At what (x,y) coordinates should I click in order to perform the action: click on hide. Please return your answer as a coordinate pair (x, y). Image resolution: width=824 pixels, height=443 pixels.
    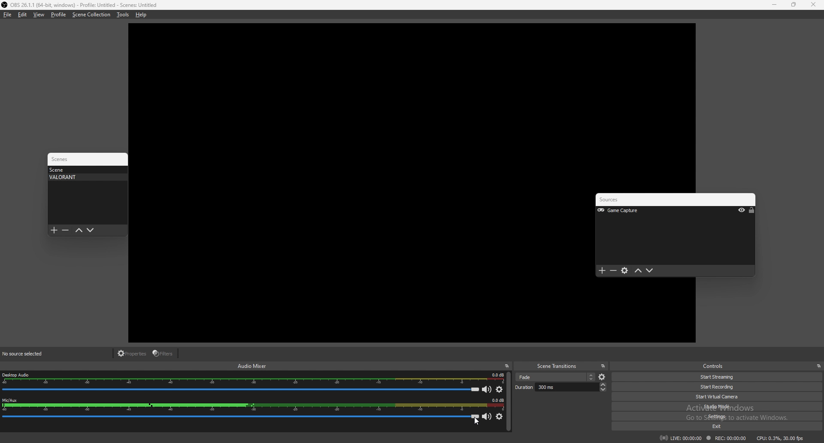
    Looking at the image, I should click on (742, 211).